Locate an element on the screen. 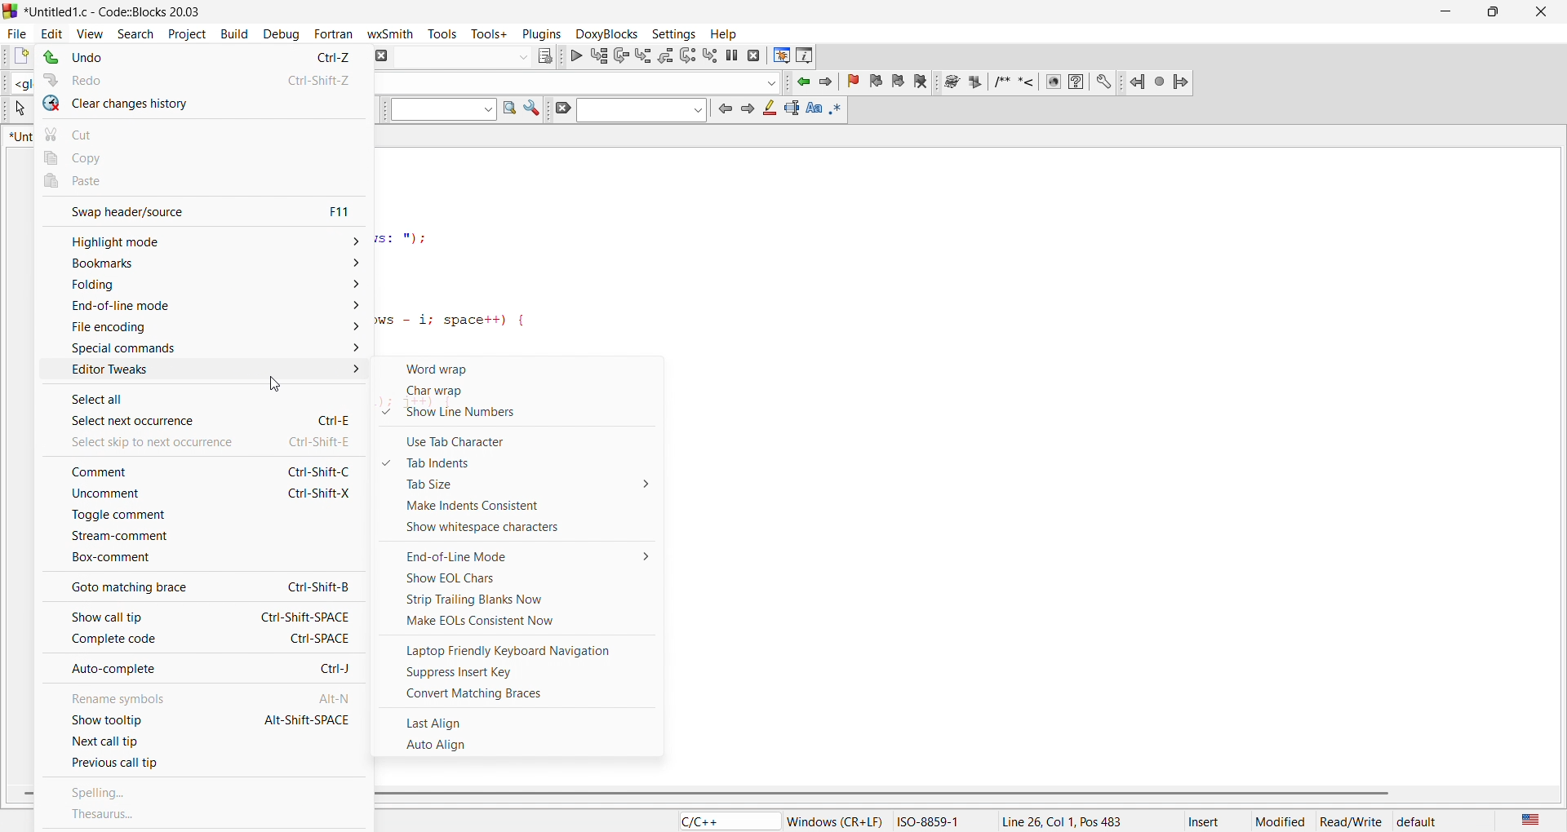 This screenshot has height=832, width=1567. input box is located at coordinates (577, 79).